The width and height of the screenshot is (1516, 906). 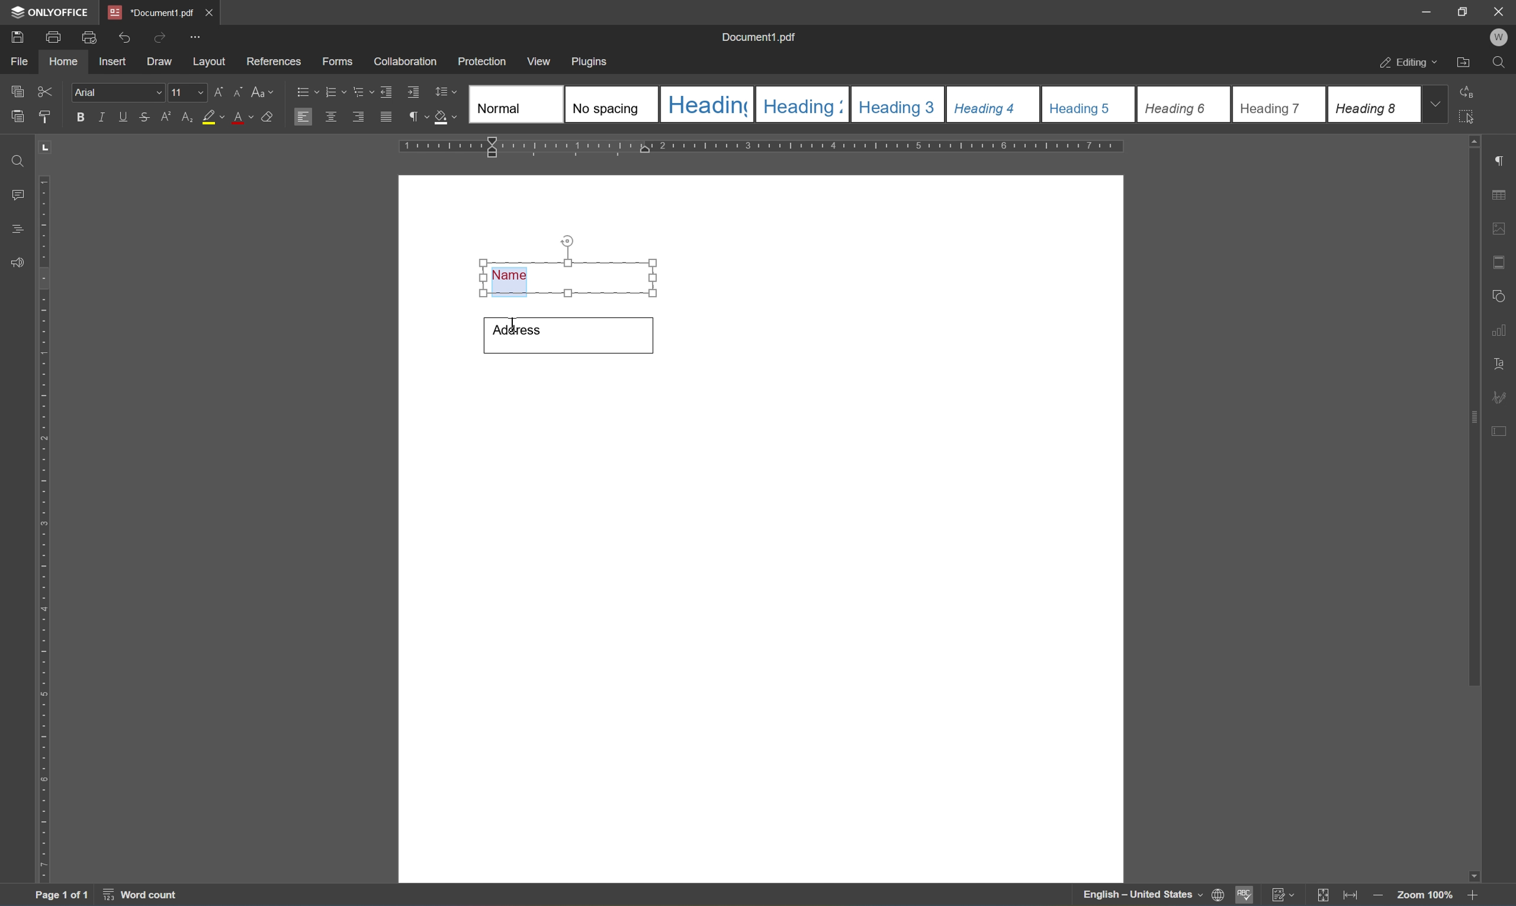 I want to click on zoom in, so click(x=1376, y=896).